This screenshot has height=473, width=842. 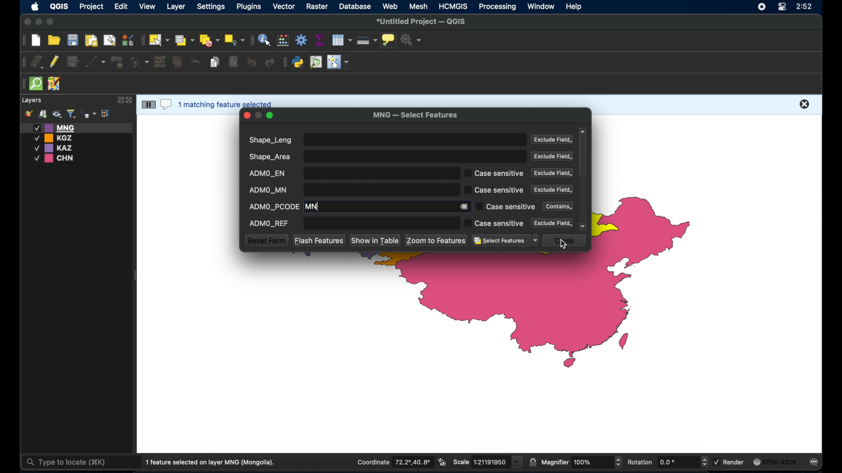 What do you see at coordinates (350, 223) in the screenshot?
I see `ADMP_REF` at bounding box center [350, 223].